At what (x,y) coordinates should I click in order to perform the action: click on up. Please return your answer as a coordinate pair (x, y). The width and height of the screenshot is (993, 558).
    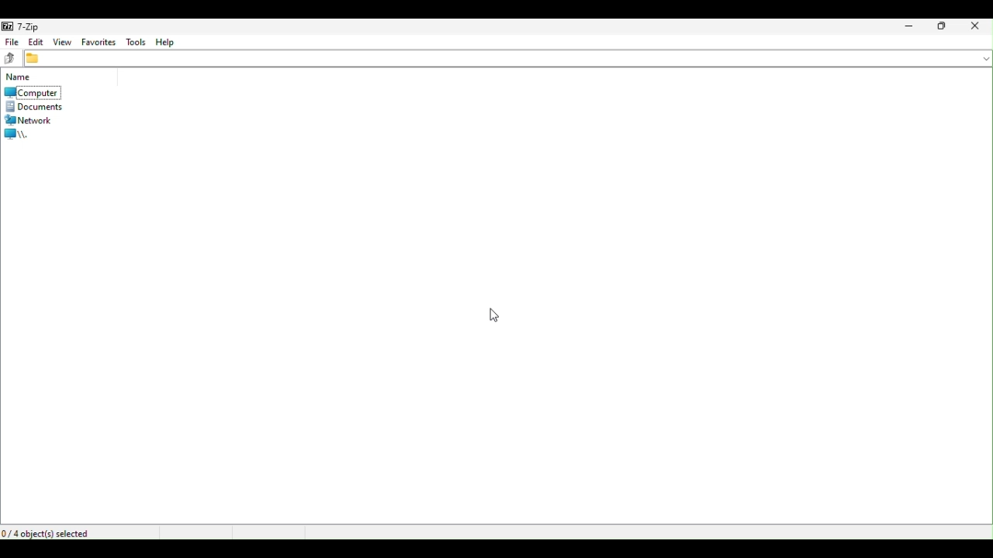
    Looking at the image, I should click on (8, 58).